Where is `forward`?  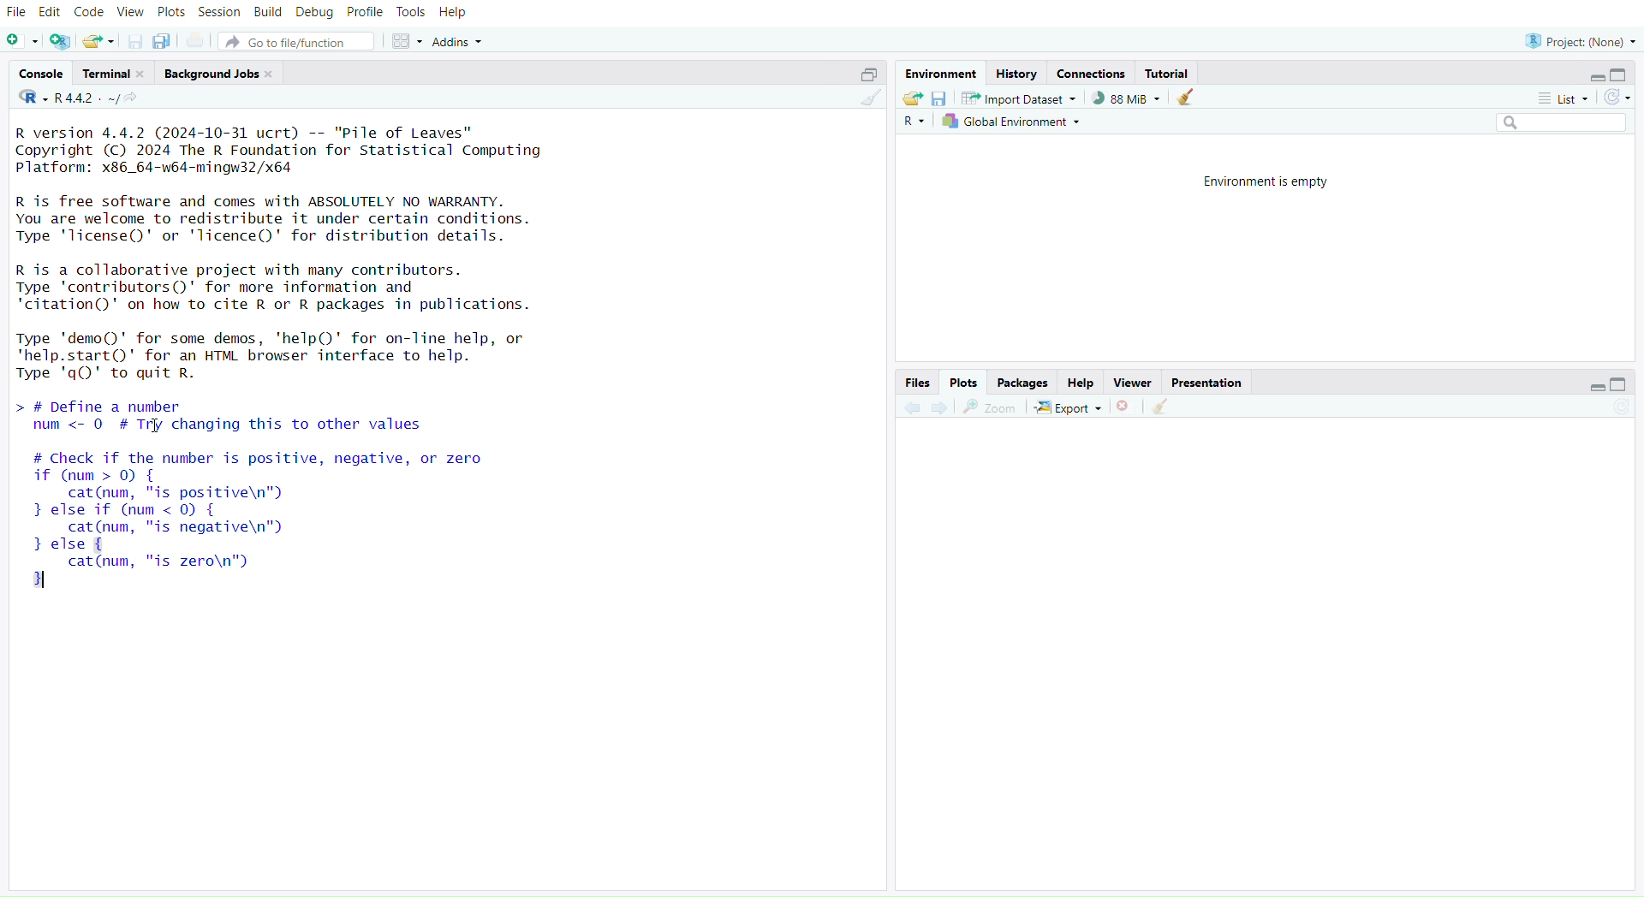 forward is located at coordinates (942, 409).